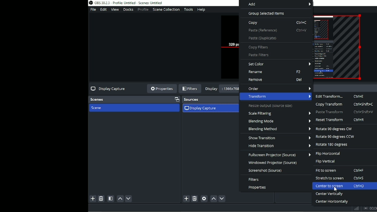  Describe the element at coordinates (115, 10) in the screenshot. I see `View` at that location.